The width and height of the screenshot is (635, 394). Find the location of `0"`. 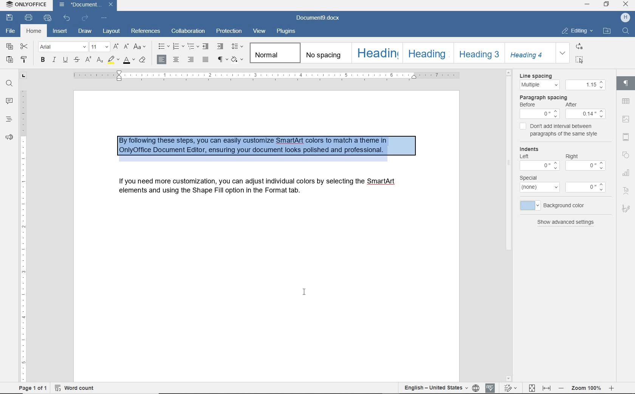

0" is located at coordinates (537, 166).